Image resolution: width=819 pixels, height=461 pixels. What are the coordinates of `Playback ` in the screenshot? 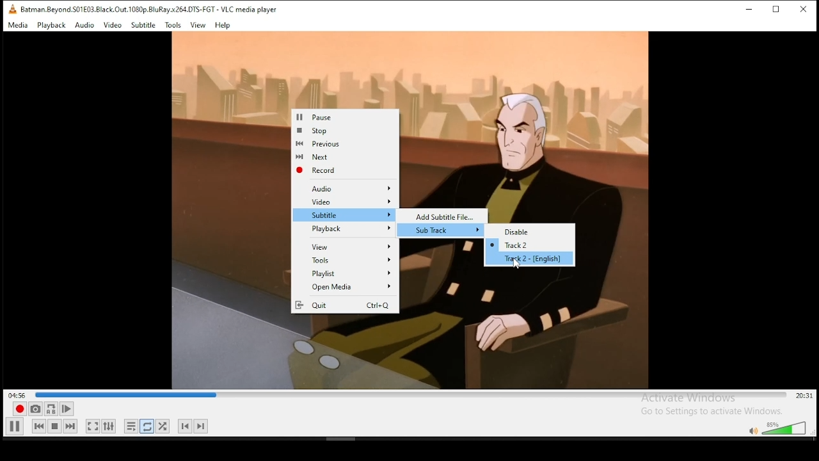 It's located at (347, 229).